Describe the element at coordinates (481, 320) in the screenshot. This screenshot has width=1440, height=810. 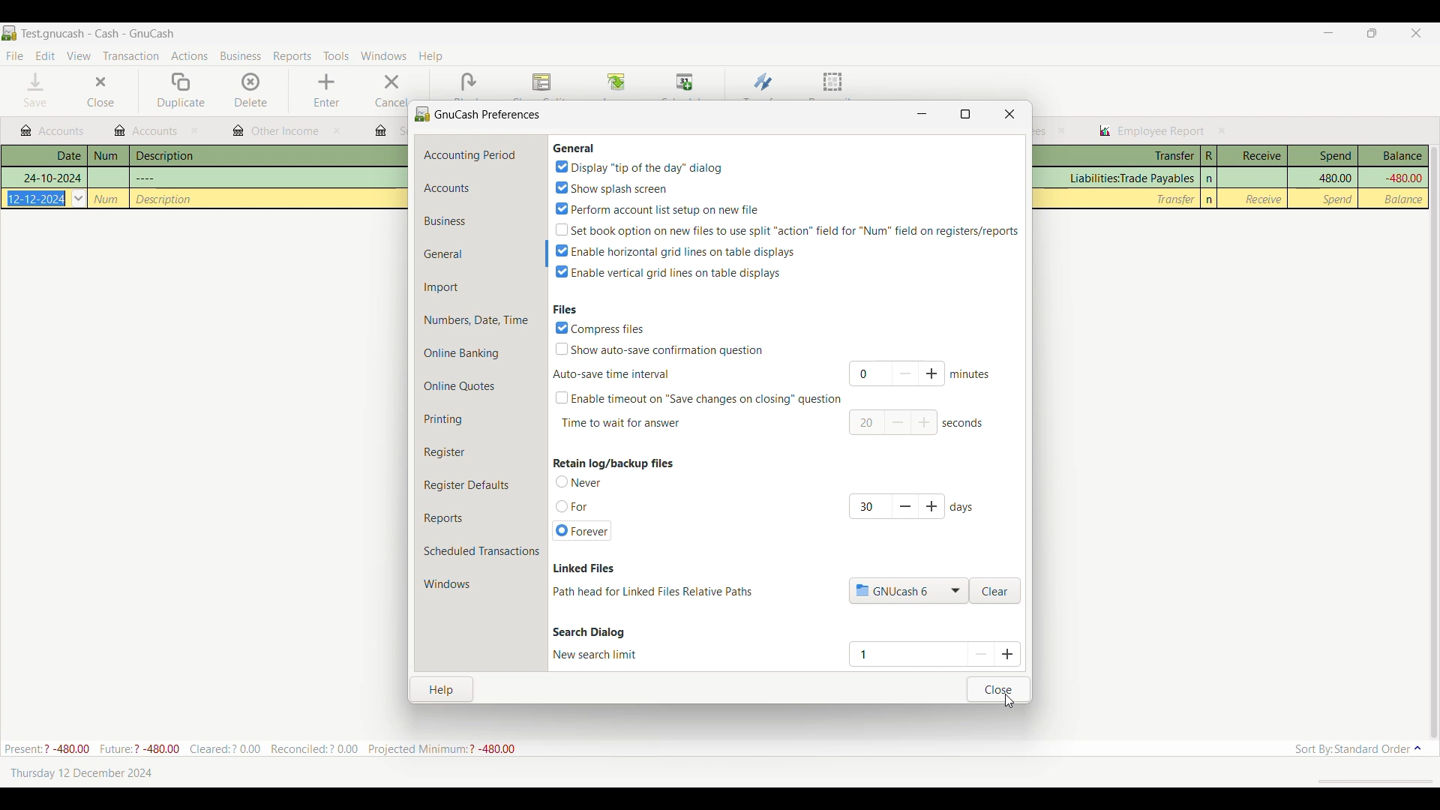
I see `Numbers, Date, Time` at that location.